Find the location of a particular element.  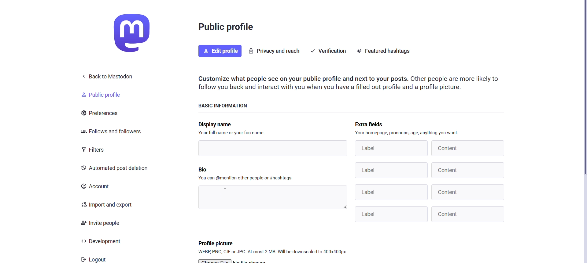

Filters is located at coordinates (96, 149).